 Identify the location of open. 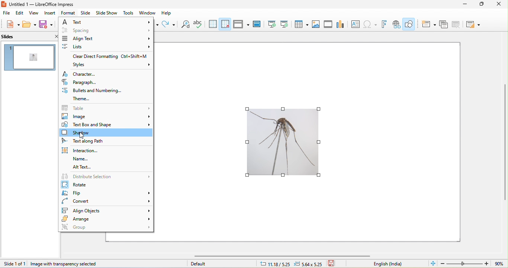
(29, 24).